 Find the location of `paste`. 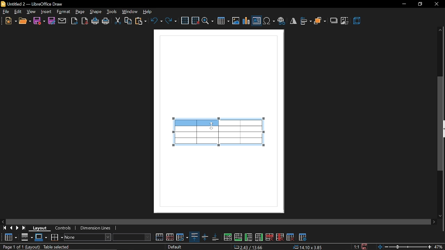

paste is located at coordinates (141, 21).